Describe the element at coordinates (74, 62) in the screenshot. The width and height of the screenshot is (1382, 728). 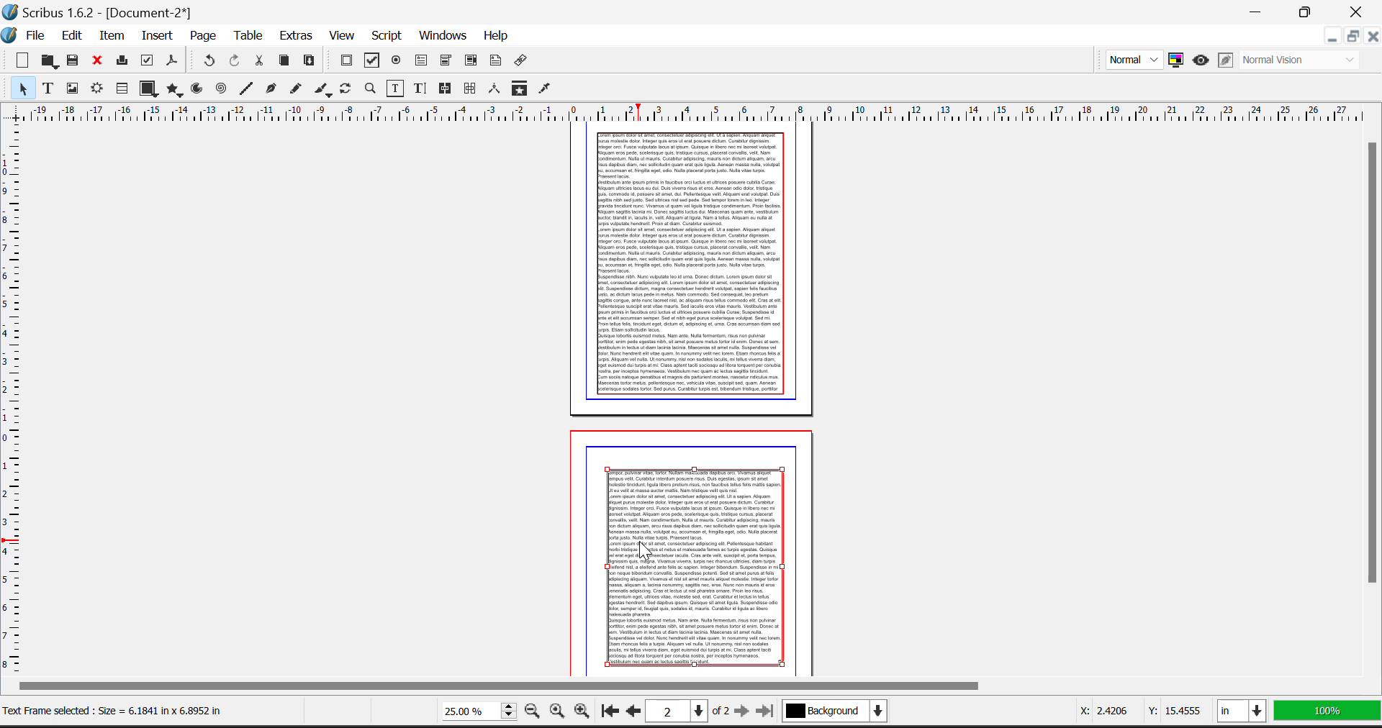
I see `Save` at that location.